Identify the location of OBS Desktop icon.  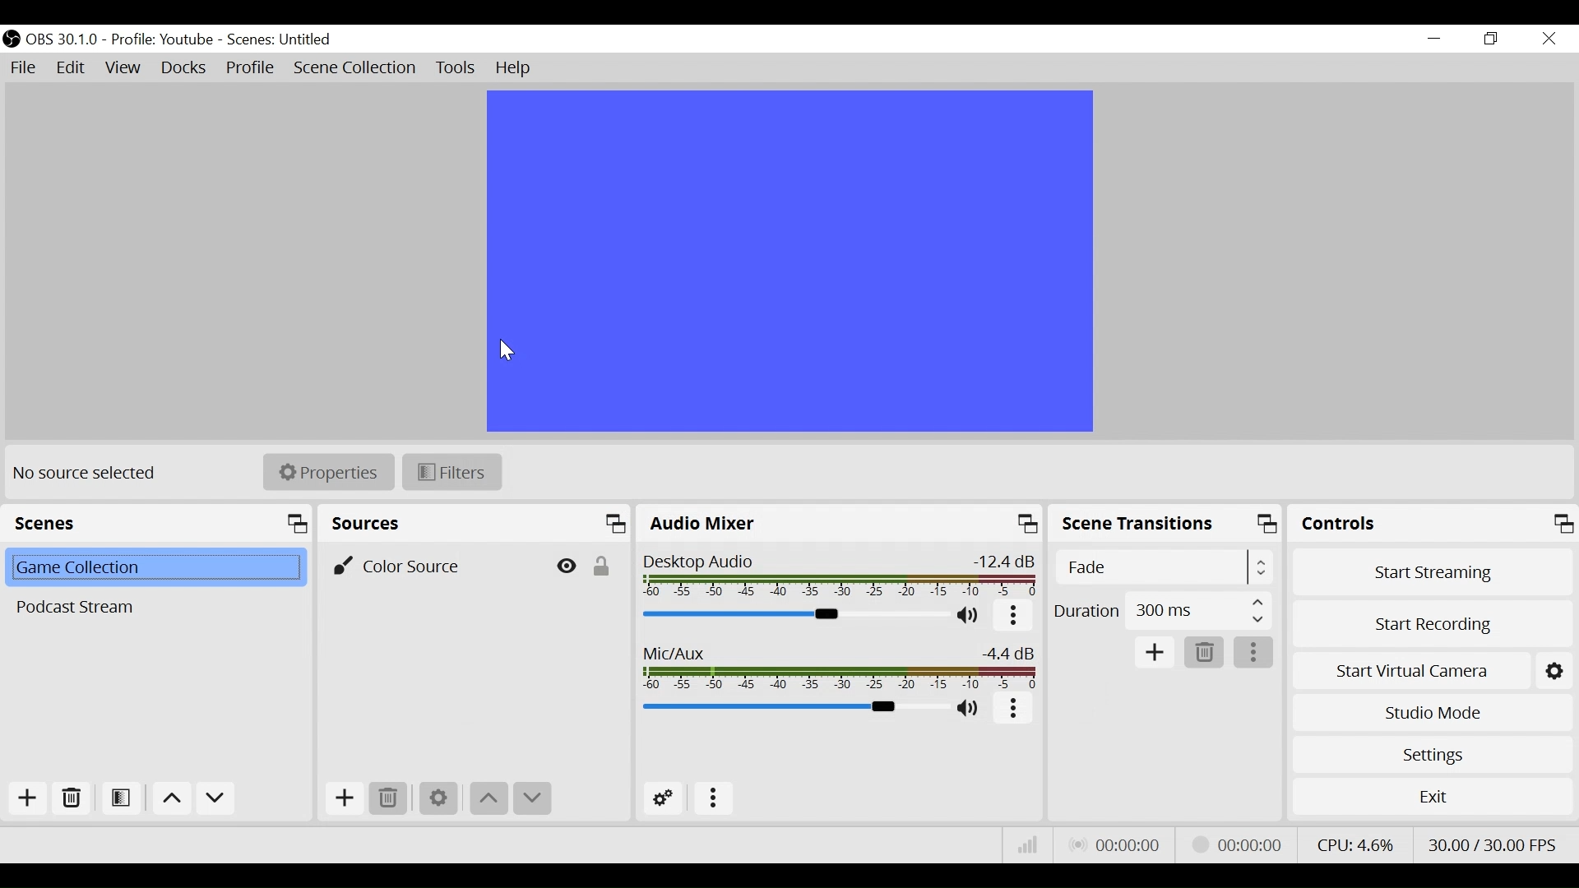
(12, 39).